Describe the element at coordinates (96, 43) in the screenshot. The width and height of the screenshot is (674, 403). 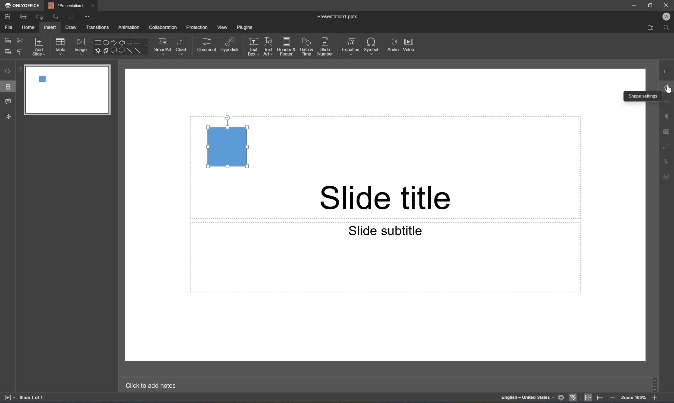
I see `Rectangle` at that location.